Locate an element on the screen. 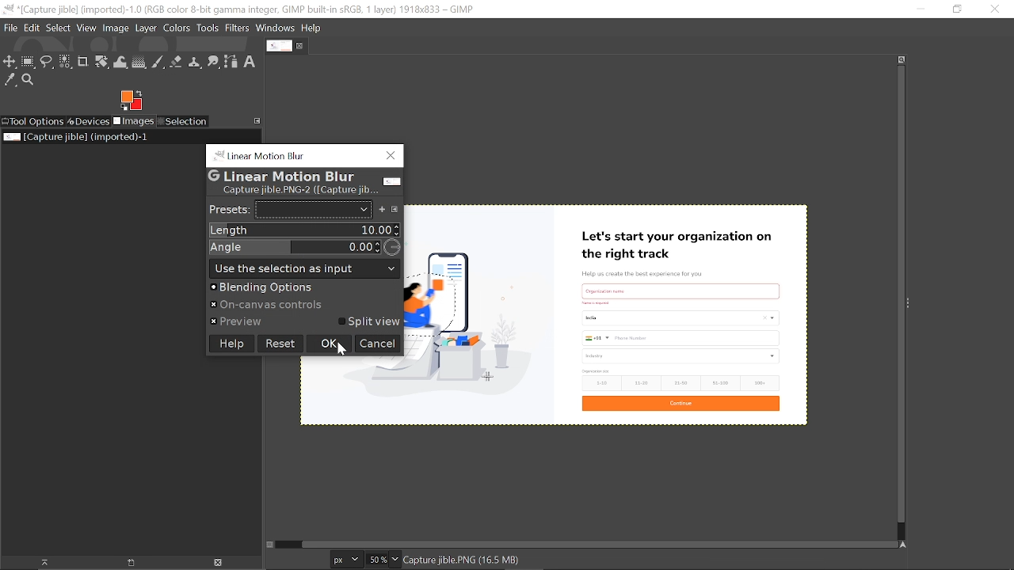 This screenshot has height=570, width=1014. Clone tool is located at coordinates (194, 63).